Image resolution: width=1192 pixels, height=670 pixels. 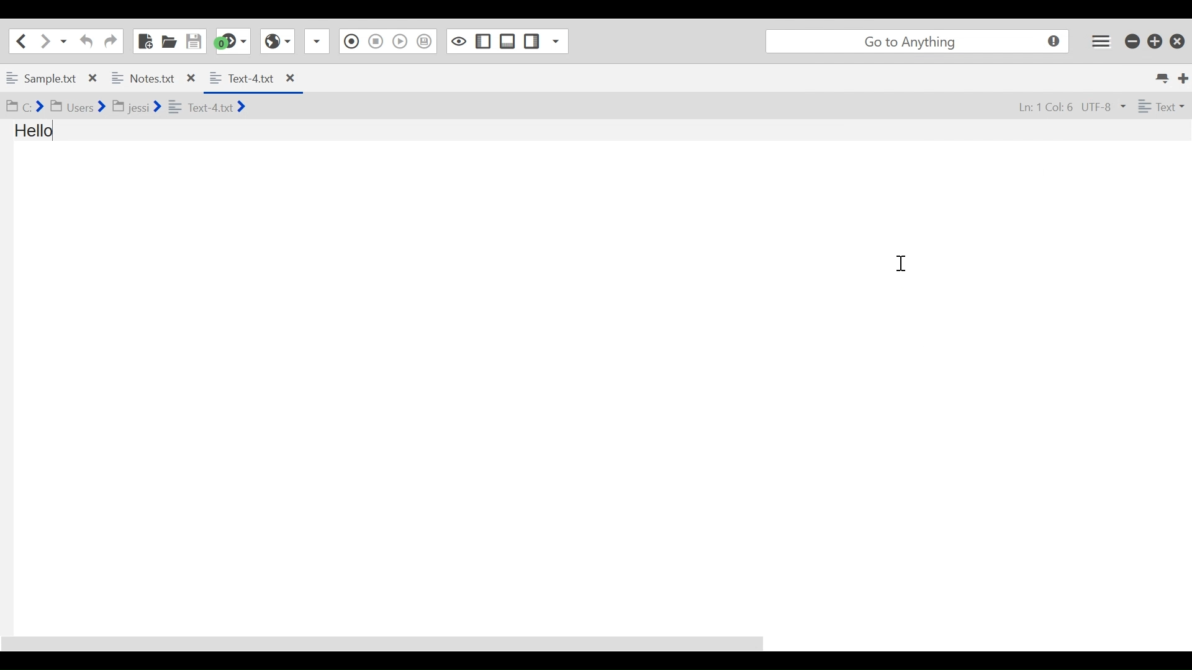 What do you see at coordinates (1046, 106) in the screenshot?
I see `File Position` at bounding box center [1046, 106].